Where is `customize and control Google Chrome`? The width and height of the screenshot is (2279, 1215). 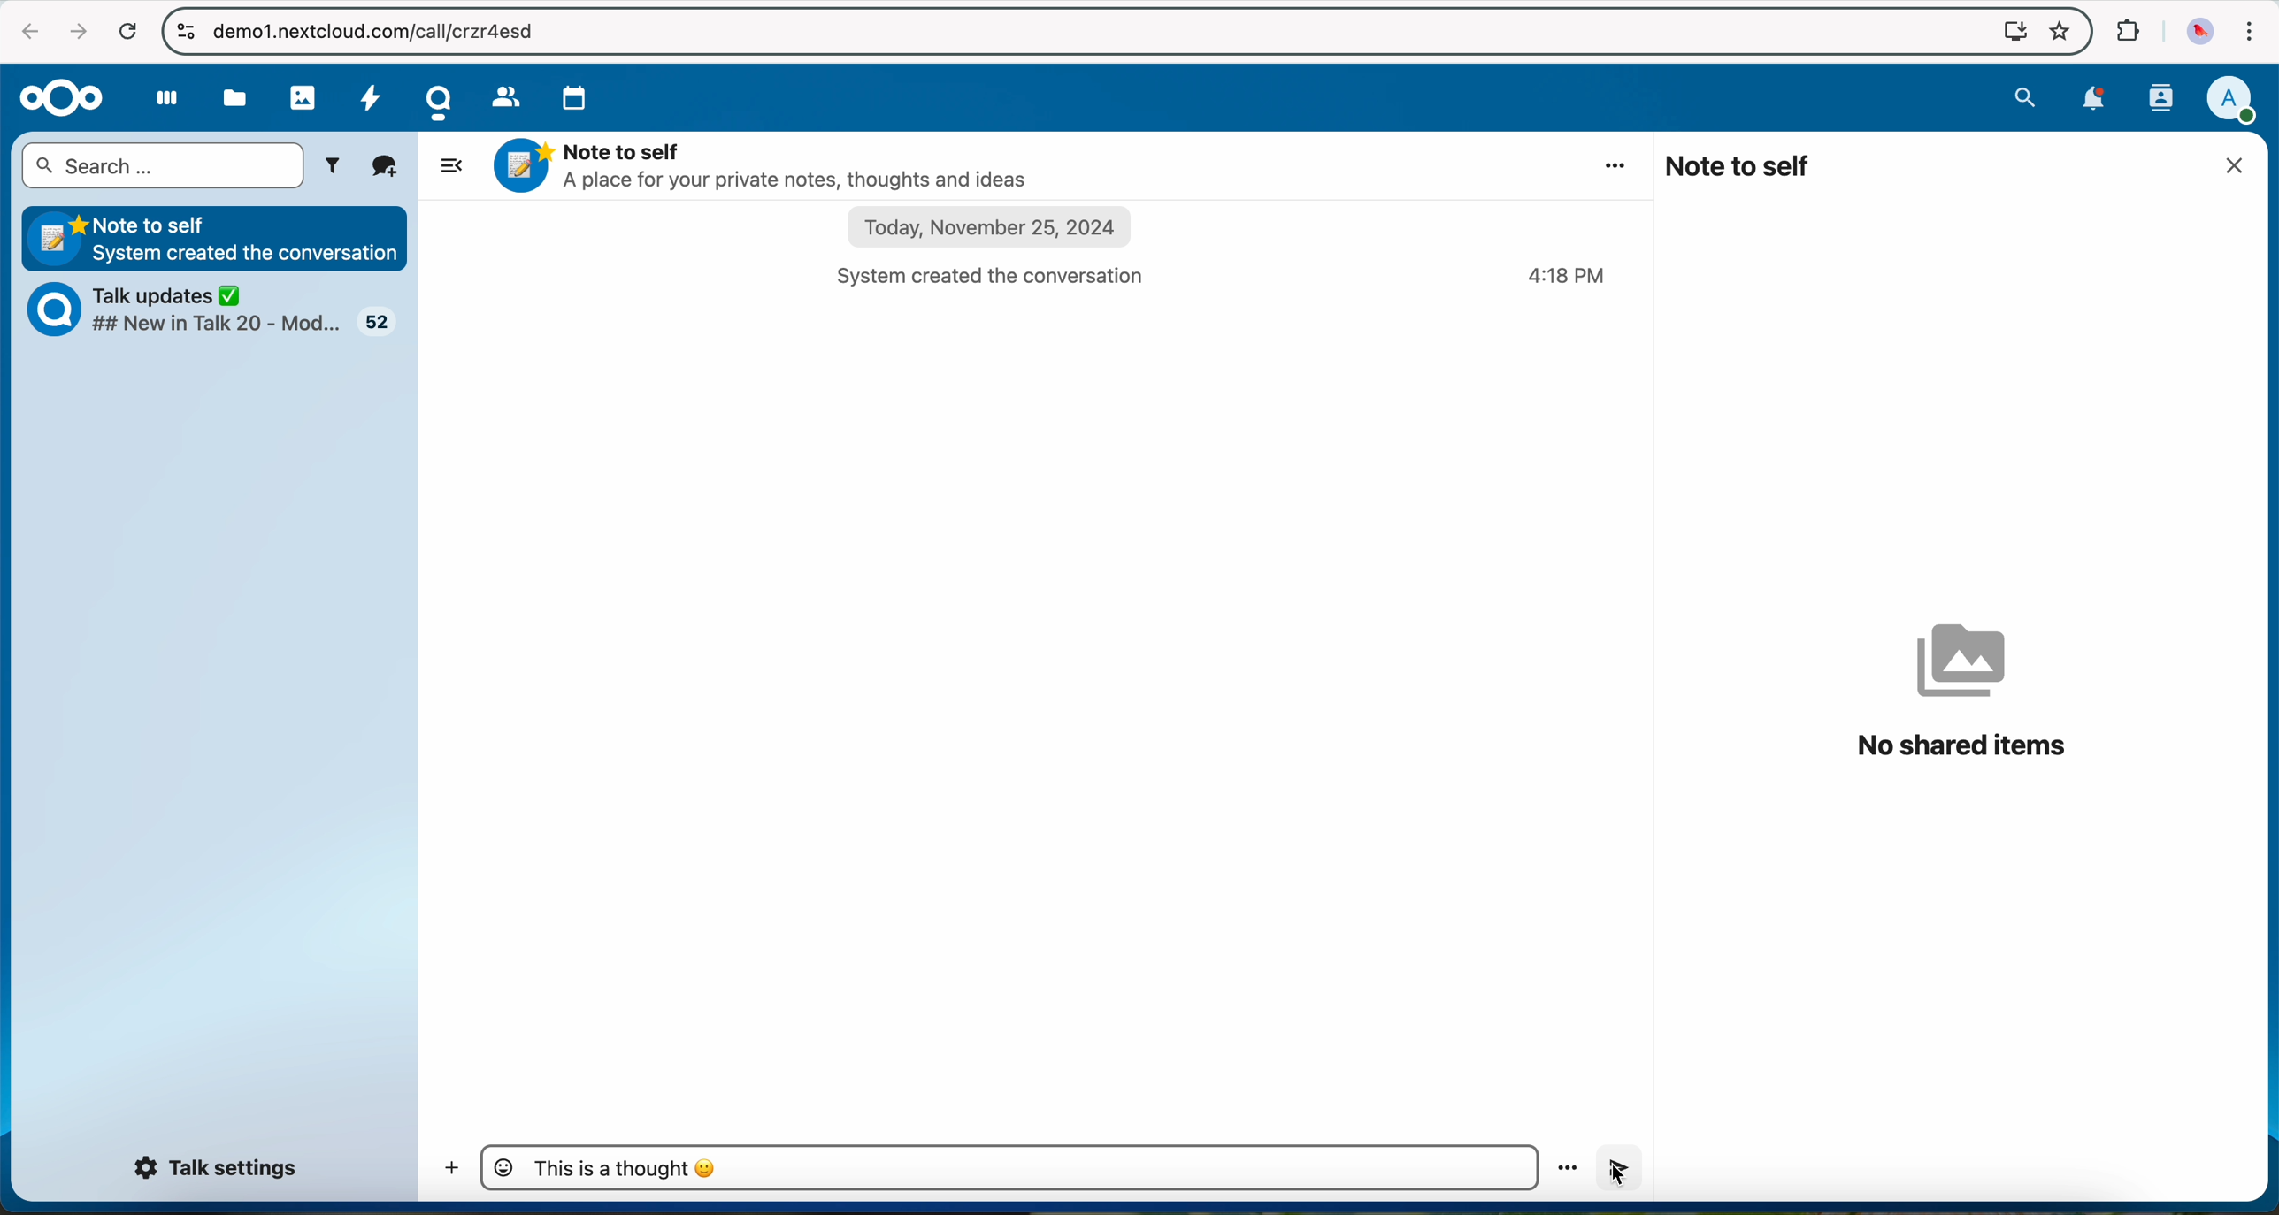
customize and control Google Chrome is located at coordinates (2251, 31).